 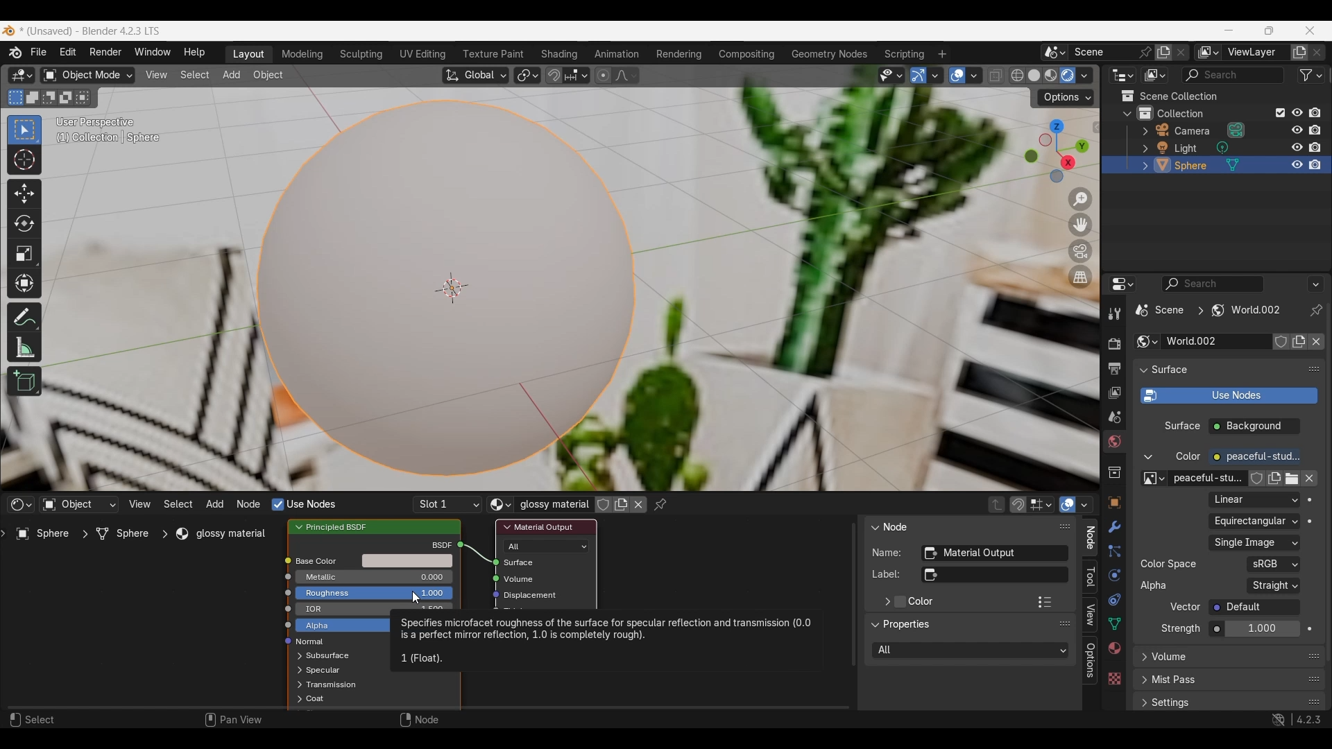 What do you see at coordinates (1169, 564) in the screenshot?
I see `color space` at bounding box center [1169, 564].